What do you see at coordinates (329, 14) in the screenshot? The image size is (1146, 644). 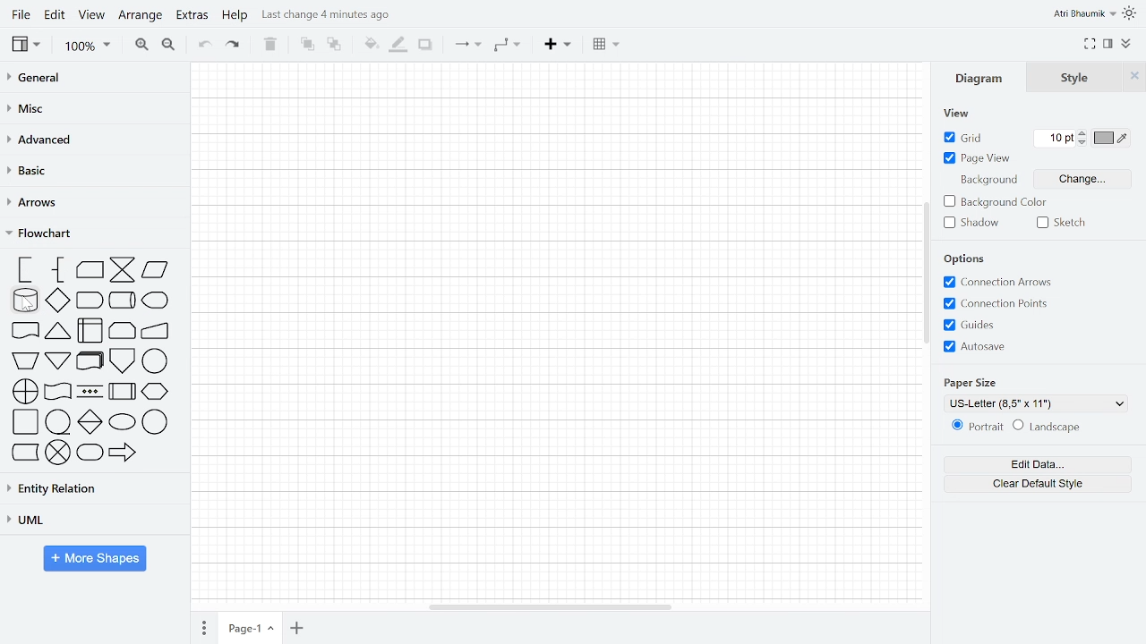 I see `Saving location` at bounding box center [329, 14].